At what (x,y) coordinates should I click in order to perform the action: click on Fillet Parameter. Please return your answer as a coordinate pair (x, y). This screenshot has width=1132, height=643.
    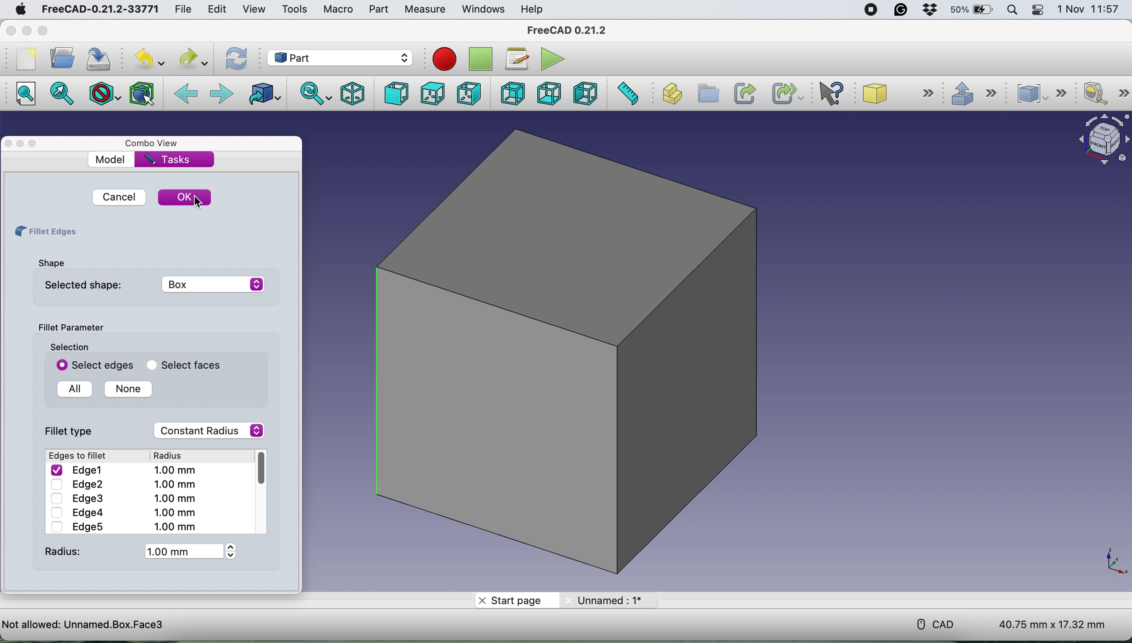
    Looking at the image, I should click on (70, 328).